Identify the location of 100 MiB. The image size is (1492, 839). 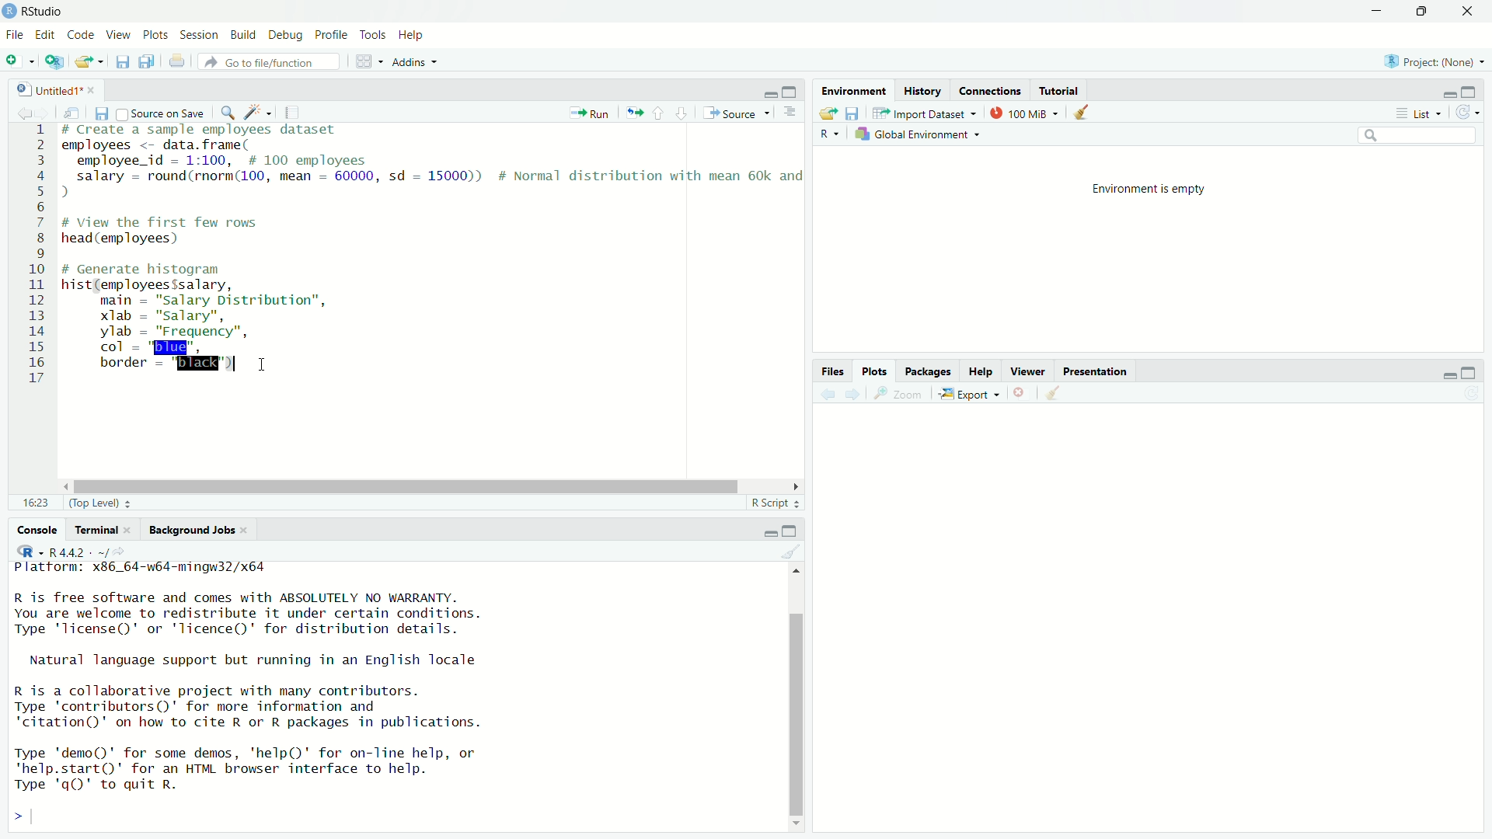
(1024, 113).